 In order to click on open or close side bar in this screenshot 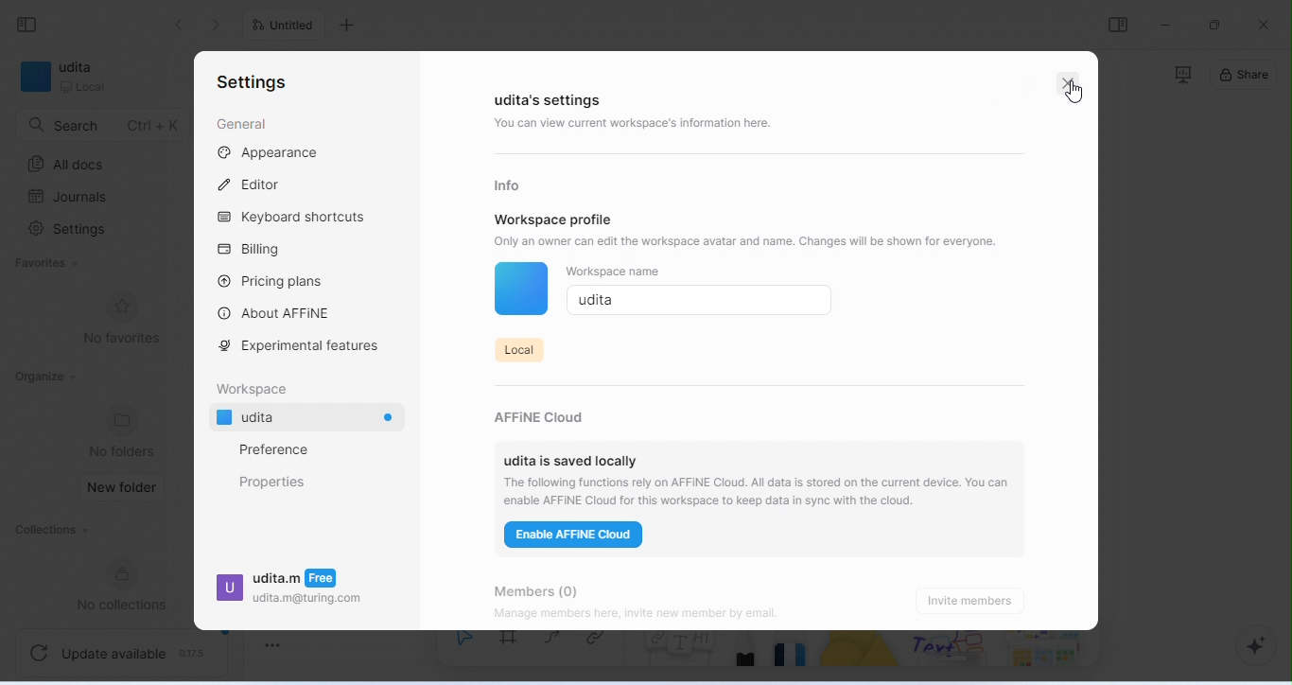, I will do `click(1118, 25)`.